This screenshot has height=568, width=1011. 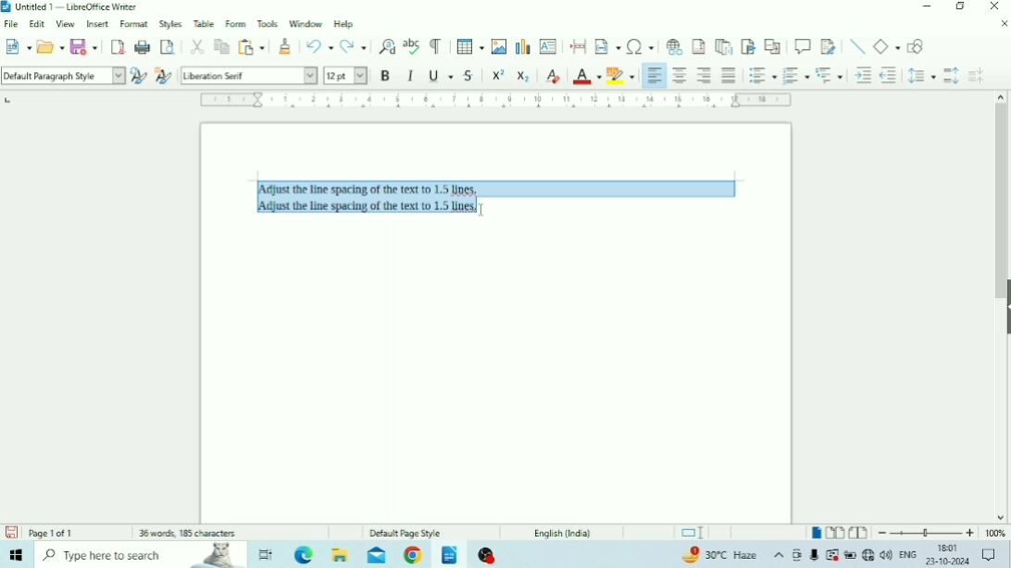 What do you see at coordinates (927, 6) in the screenshot?
I see `Minimize` at bounding box center [927, 6].